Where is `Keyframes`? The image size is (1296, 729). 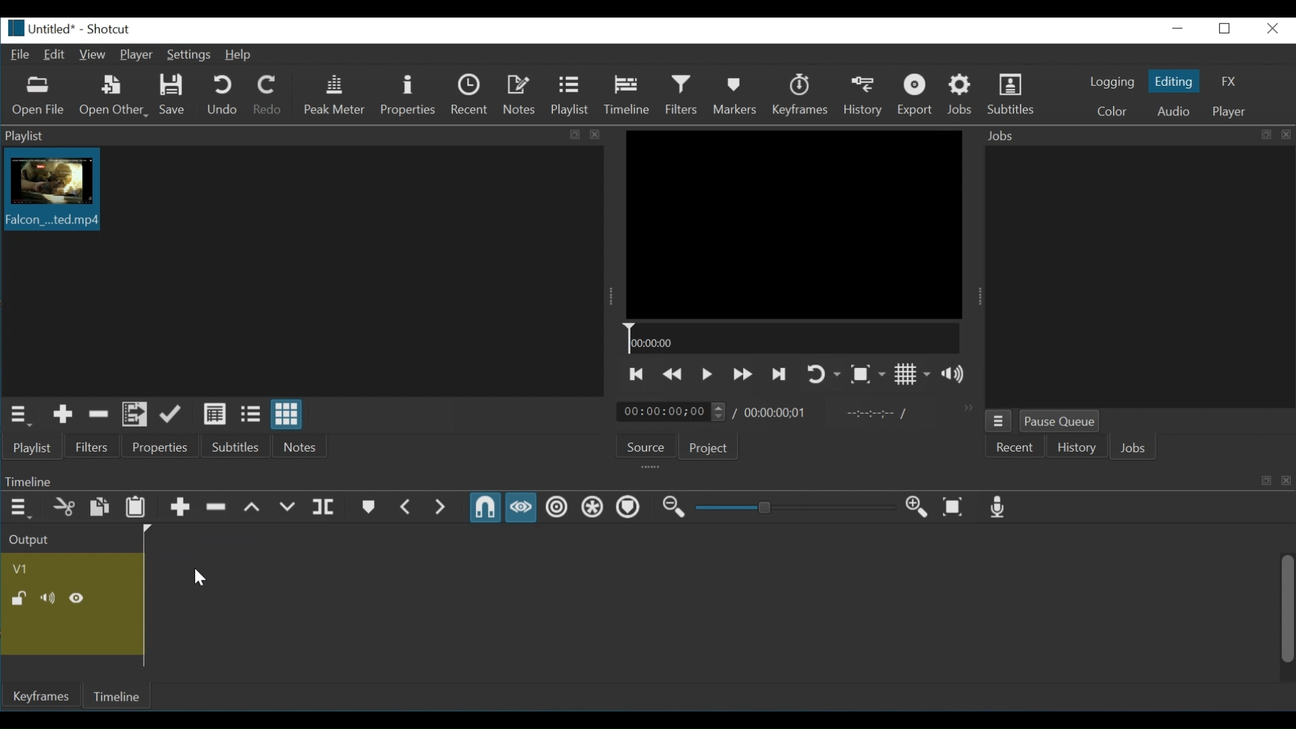
Keyframes is located at coordinates (804, 94).